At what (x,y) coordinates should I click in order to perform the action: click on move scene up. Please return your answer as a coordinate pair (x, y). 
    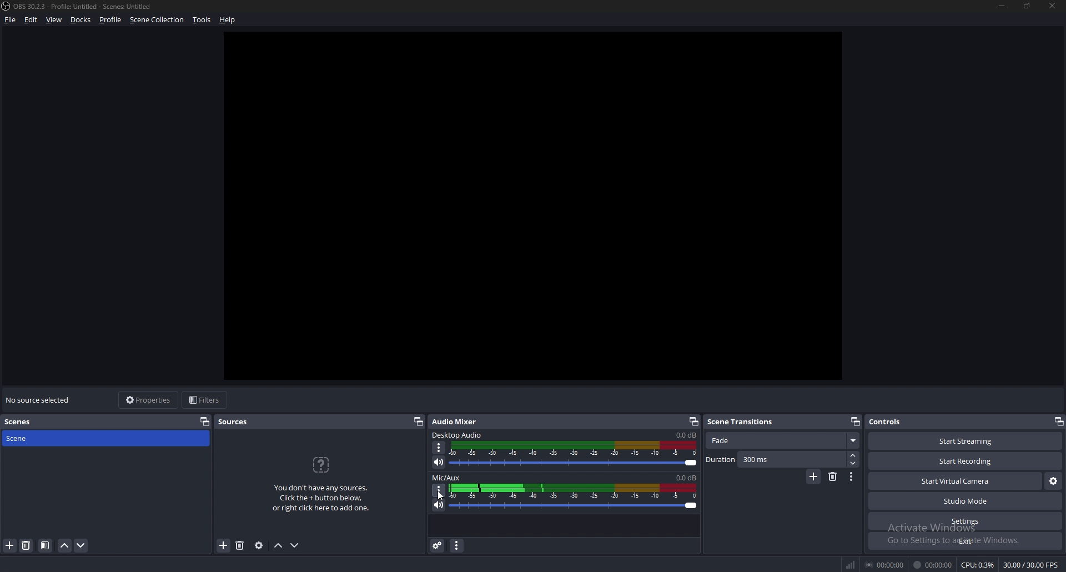
    Looking at the image, I should click on (64, 546).